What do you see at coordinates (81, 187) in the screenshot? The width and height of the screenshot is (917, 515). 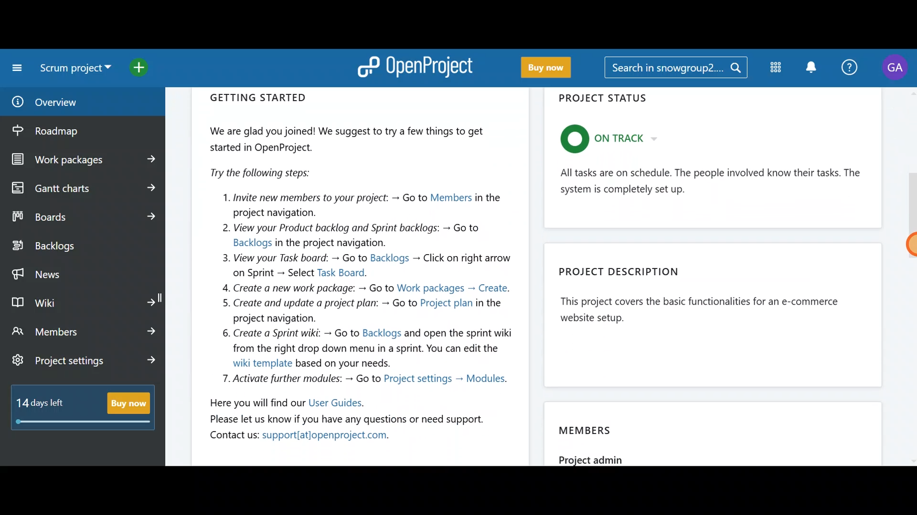 I see `Gantt charts` at bounding box center [81, 187].